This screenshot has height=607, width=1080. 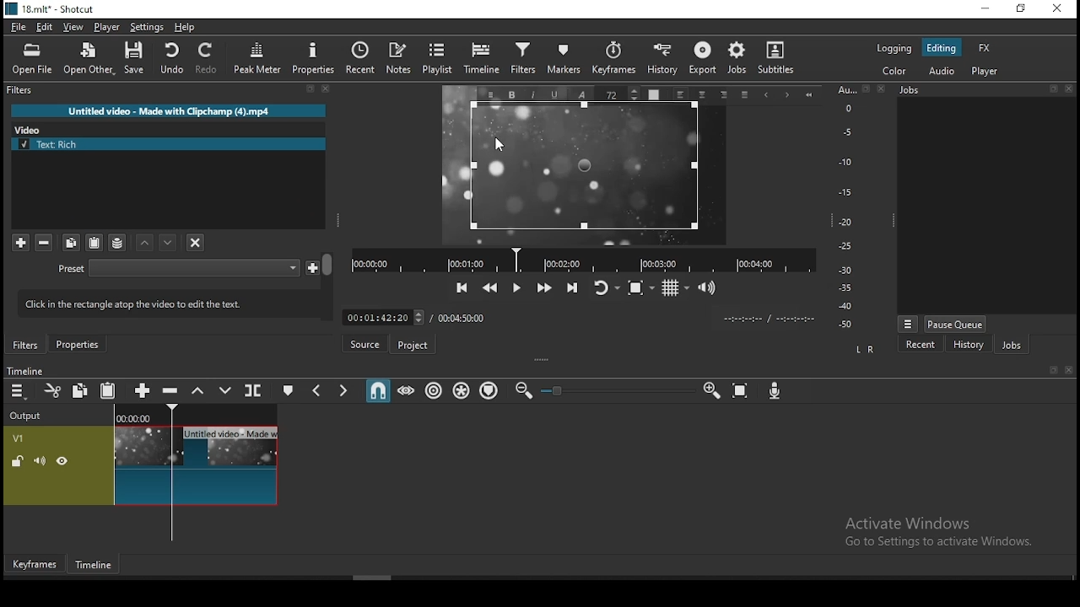 I want to click on notes, so click(x=399, y=59).